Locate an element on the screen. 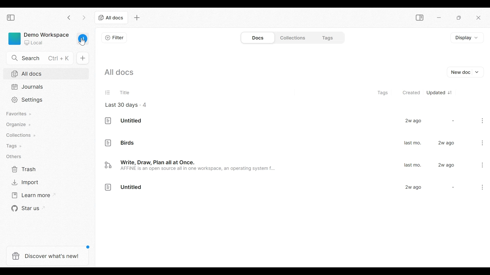  Tags is located at coordinates (325, 37).